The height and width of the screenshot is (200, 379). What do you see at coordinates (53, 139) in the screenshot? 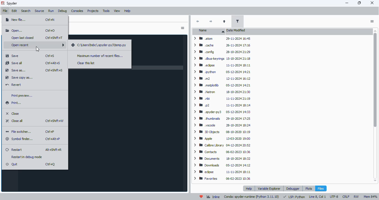
I see `shortcut for symbol finder` at bounding box center [53, 139].